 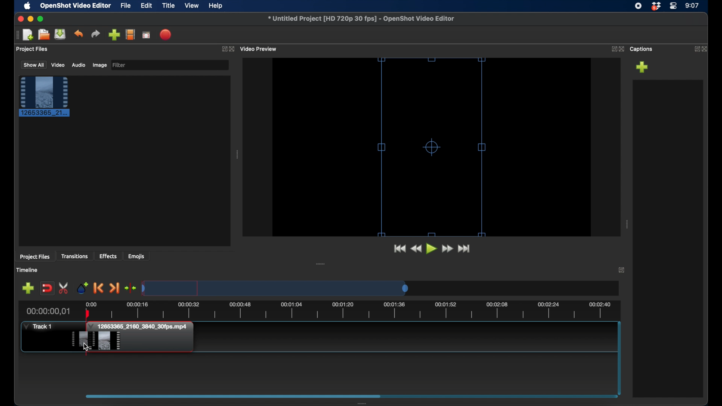 I want to click on previous marker, so click(x=99, y=288).